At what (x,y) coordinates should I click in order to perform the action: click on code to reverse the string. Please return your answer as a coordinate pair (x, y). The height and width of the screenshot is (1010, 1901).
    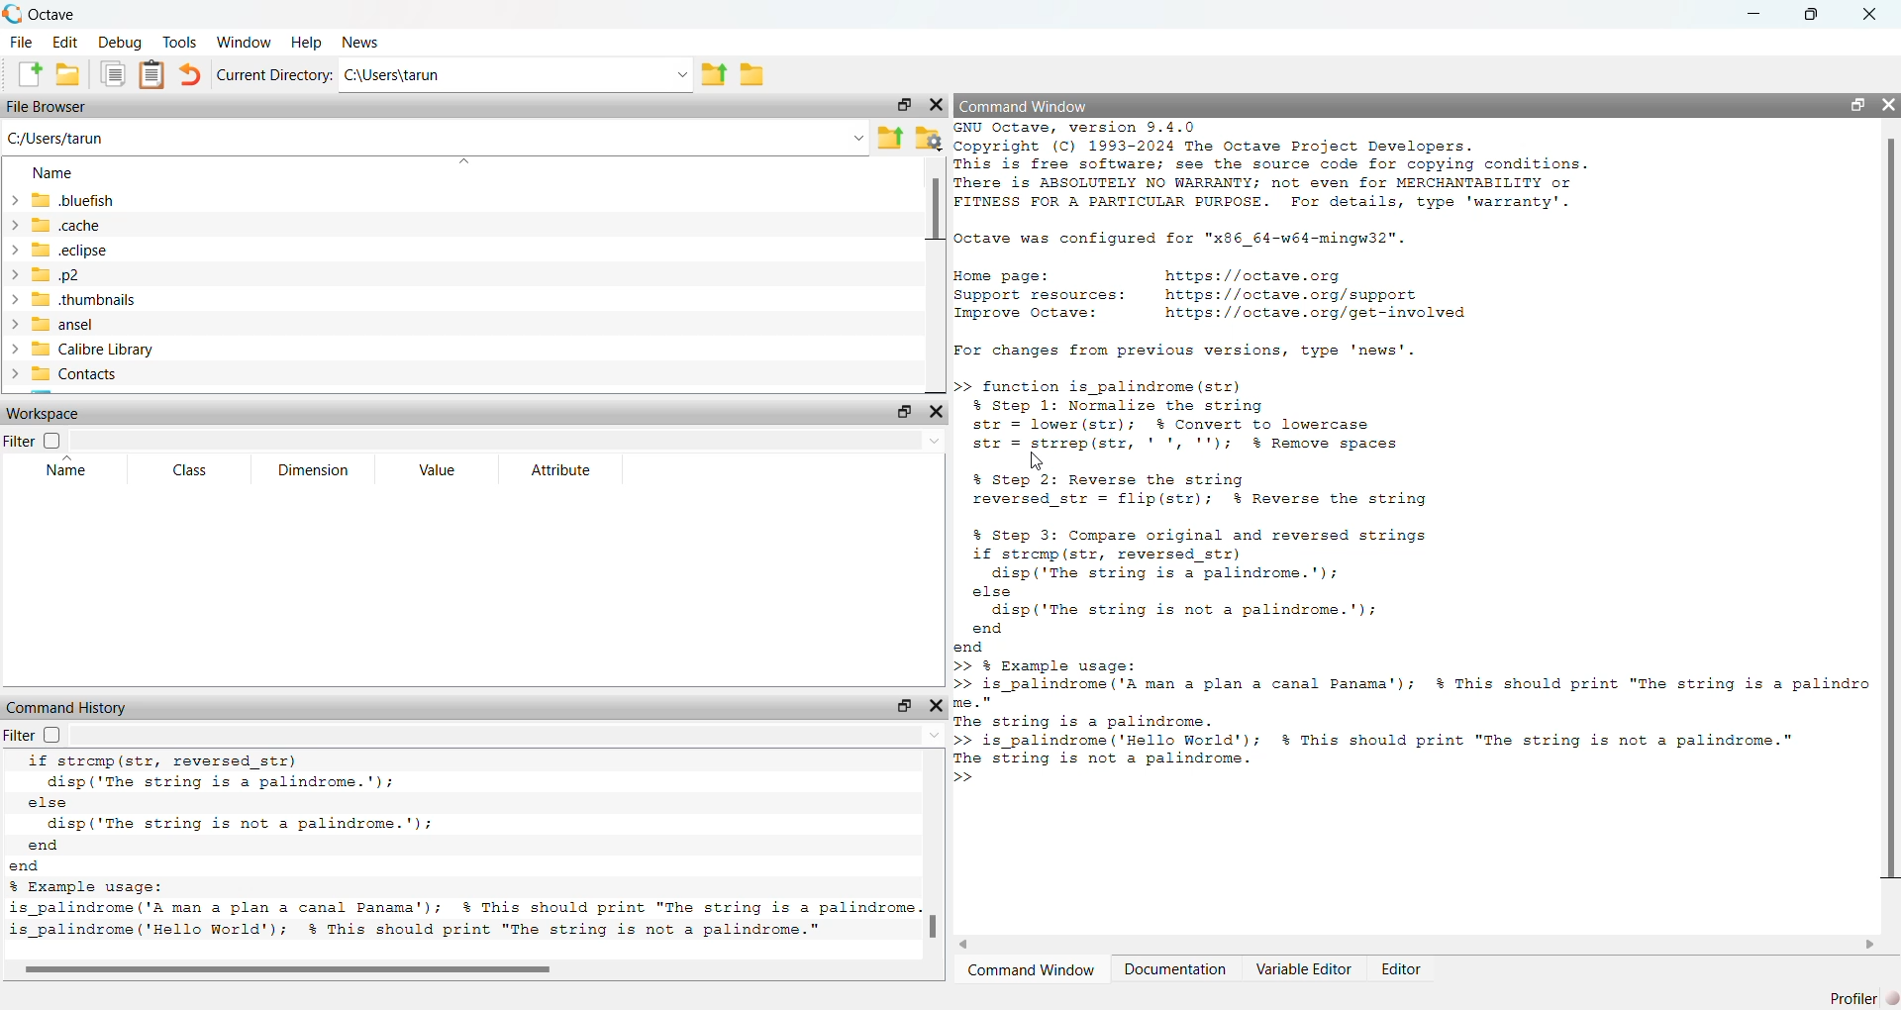
    Looking at the image, I should click on (1220, 486).